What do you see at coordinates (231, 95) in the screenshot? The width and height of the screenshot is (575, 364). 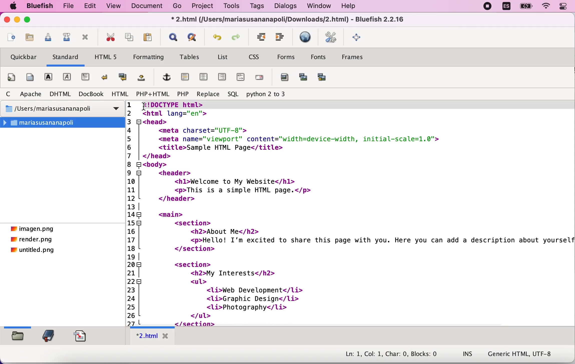 I see `sql` at bounding box center [231, 95].